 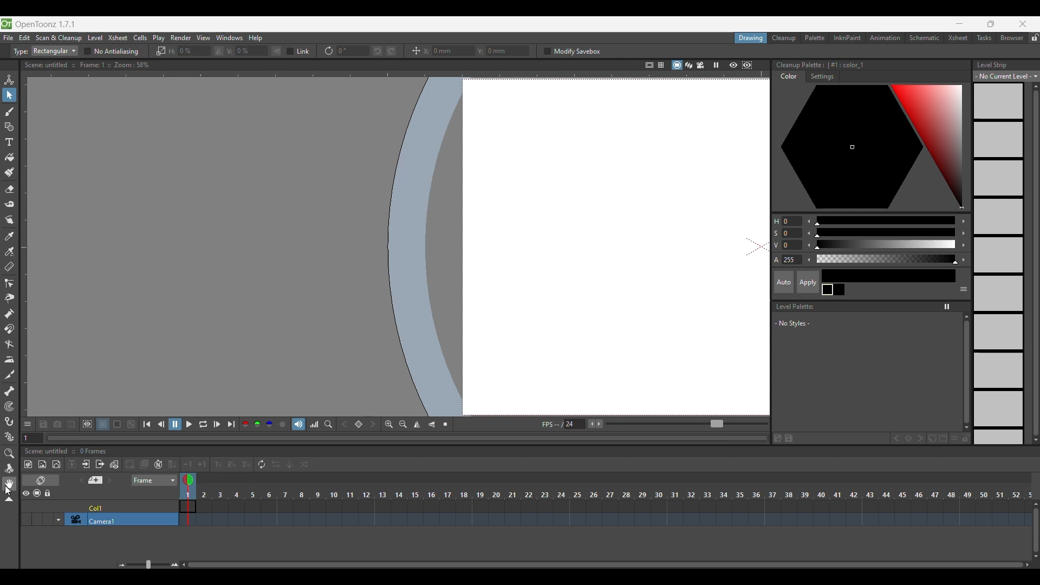 What do you see at coordinates (262, 464) in the screenshot?
I see `Repeat` at bounding box center [262, 464].